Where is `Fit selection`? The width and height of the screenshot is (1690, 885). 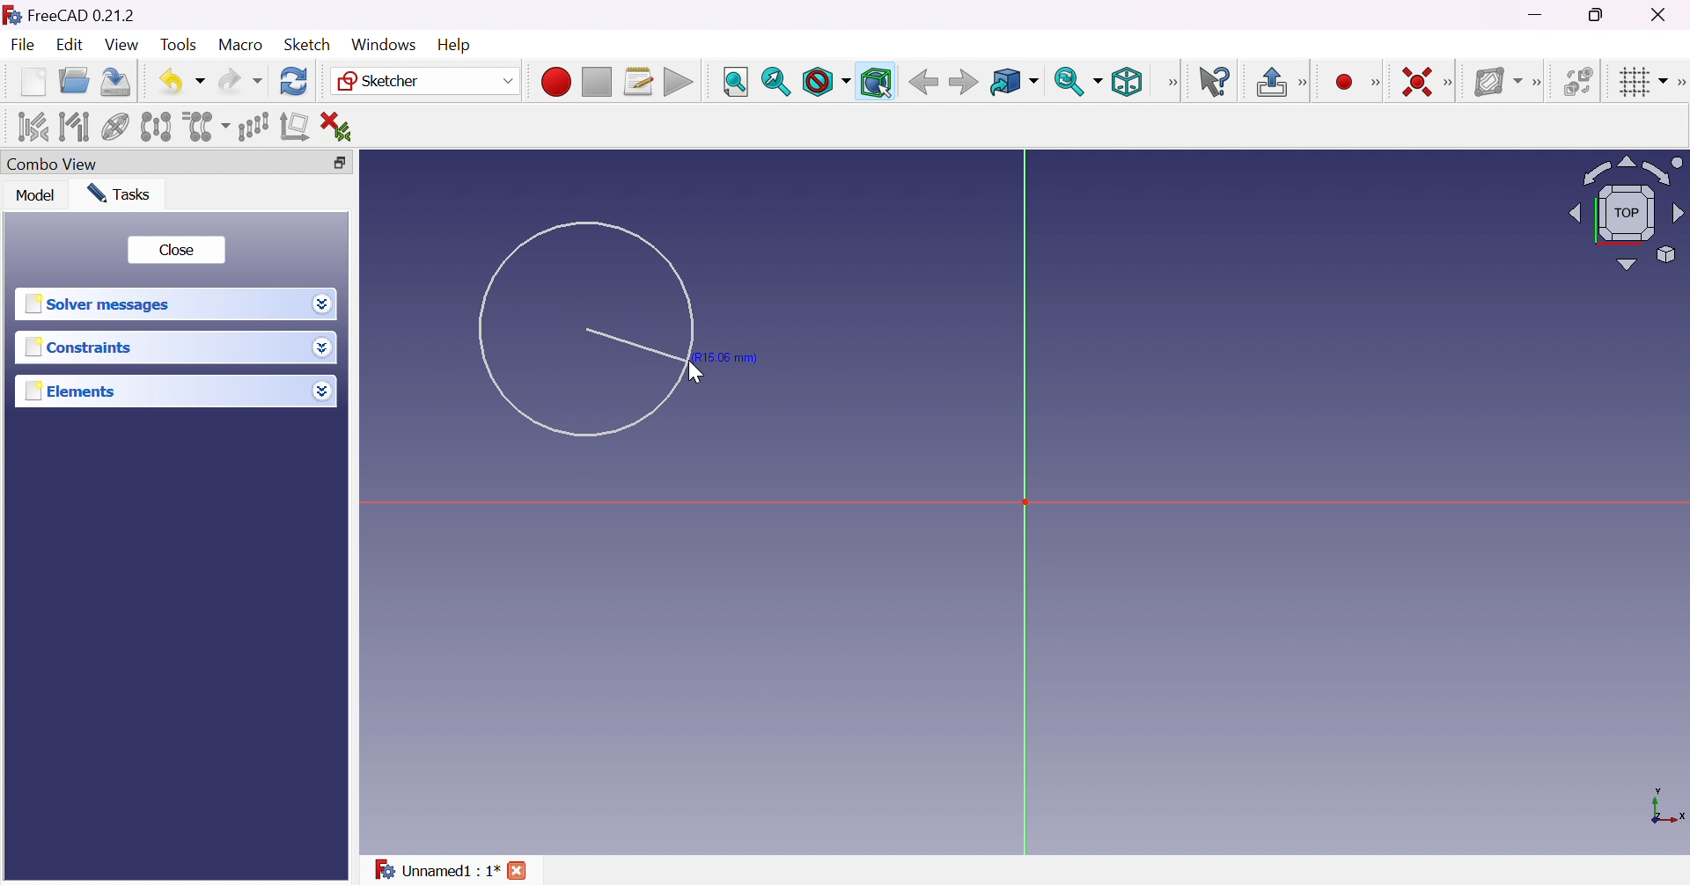 Fit selection is located at coordinates (775, 82).